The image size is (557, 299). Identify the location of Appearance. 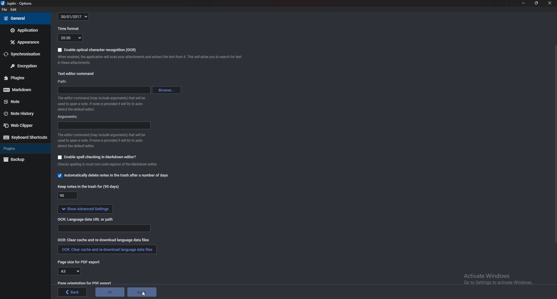
(24, 42).